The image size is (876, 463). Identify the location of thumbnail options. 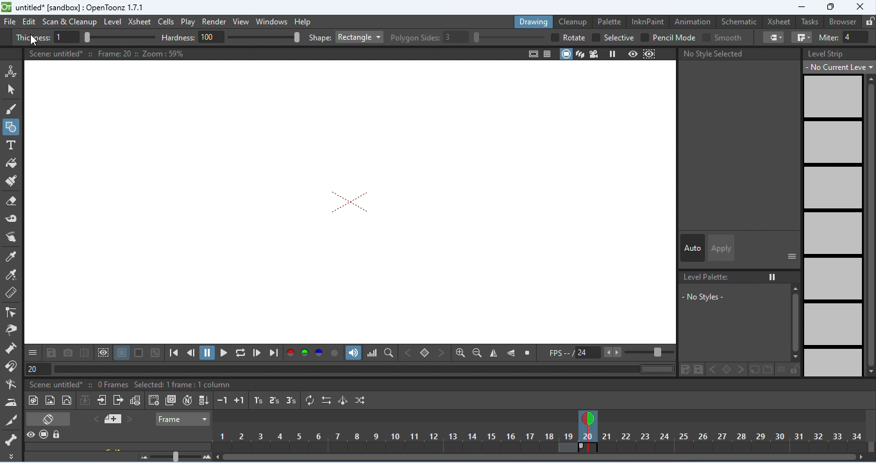
(780, 369).